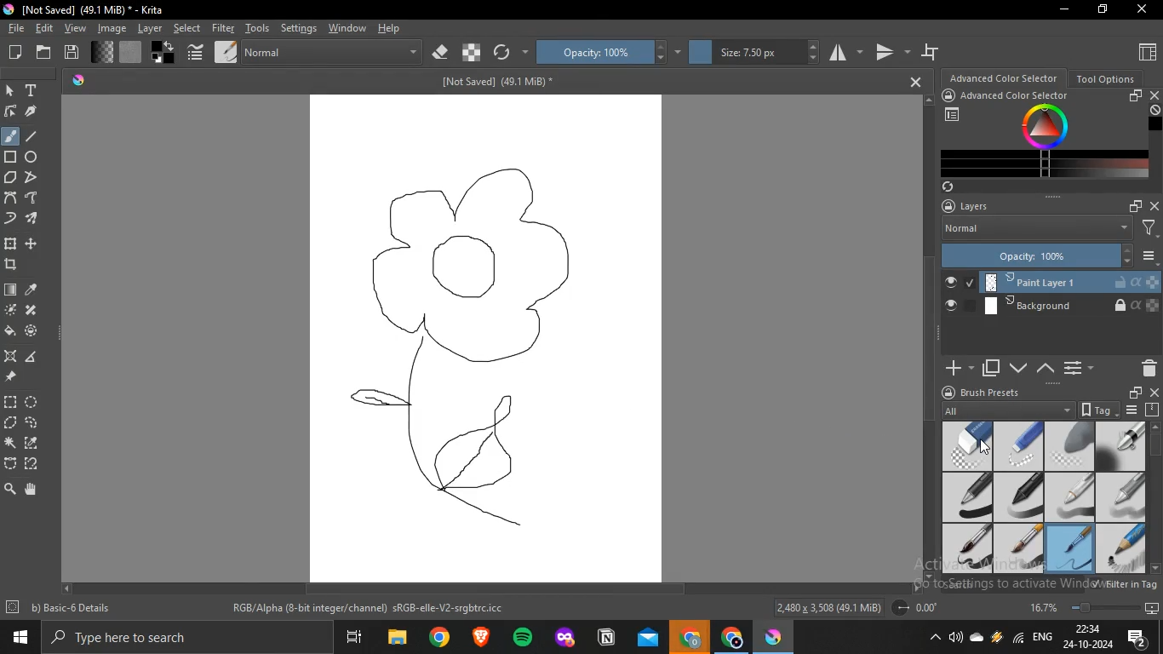 Image resolution: width=1163 pixels, height=654 pixels. Describe the element at coordinates (911, 81) in the screenshot. I see `Close` at that location.